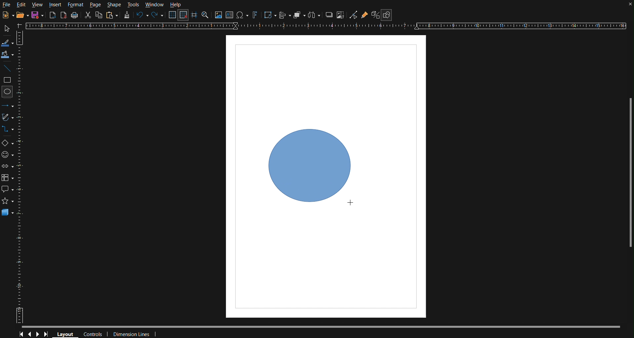  Describe the element at coordinates (127, 16) in the screenshot. I see `Formatting` at that location.